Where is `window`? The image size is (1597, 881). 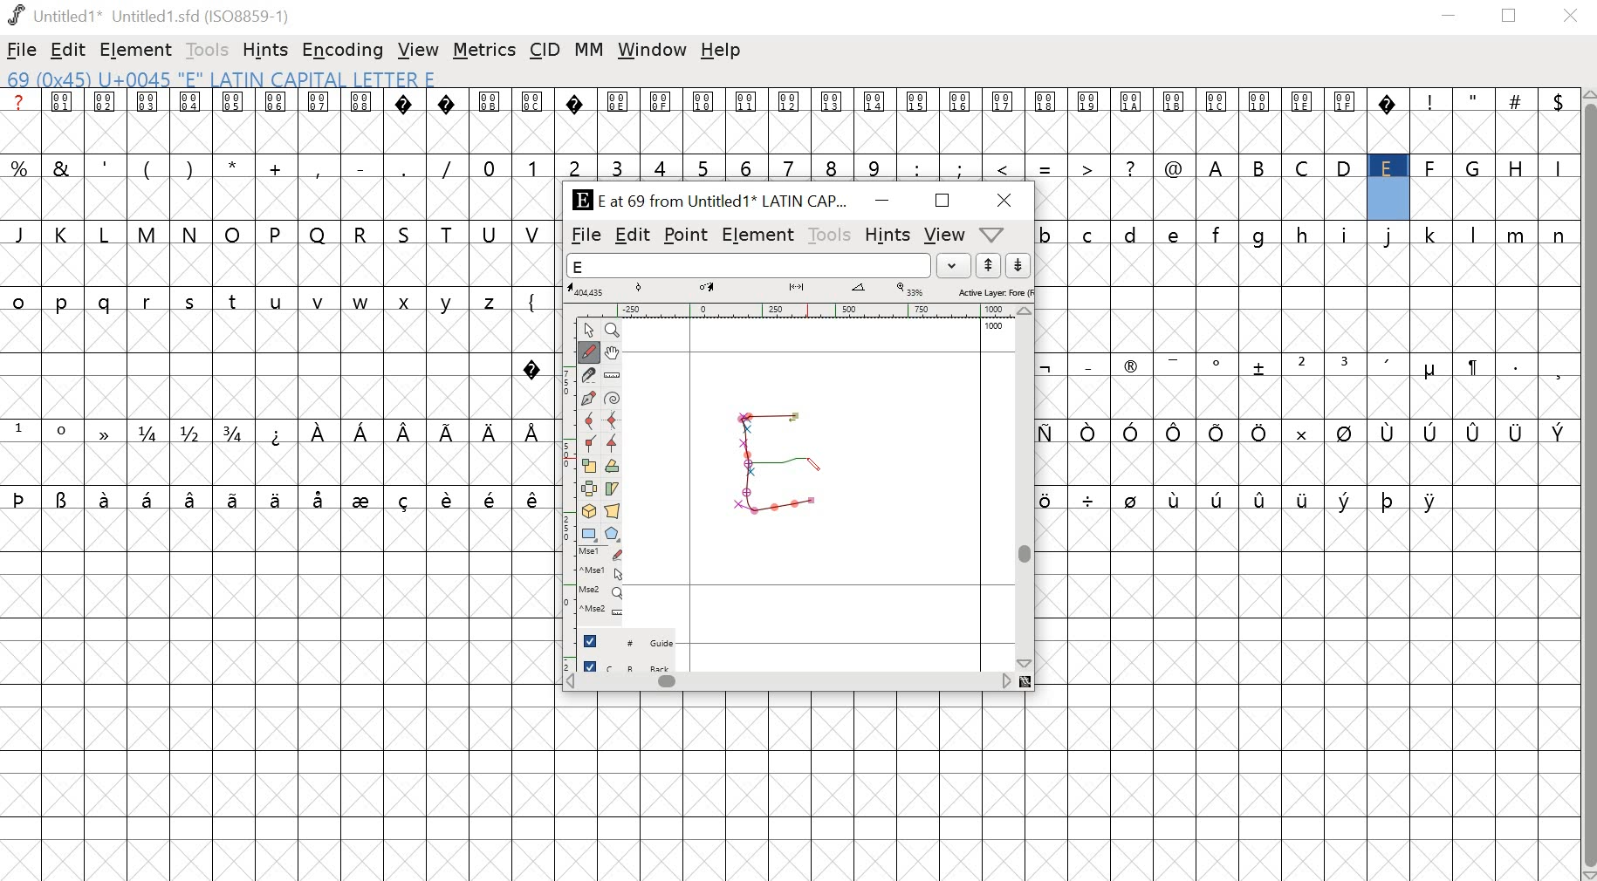 window is located at coordinates (650, 49).